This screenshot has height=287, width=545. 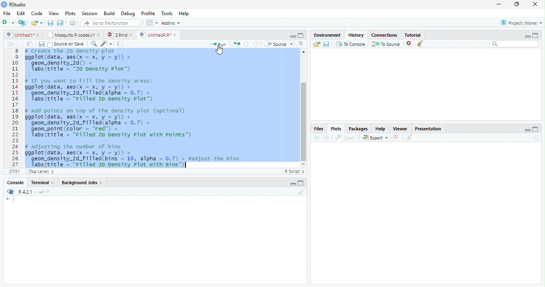 What do you see at coordinates (167, 14) in the screenshot?
I see `Tools` at bounding box center [167, 14].